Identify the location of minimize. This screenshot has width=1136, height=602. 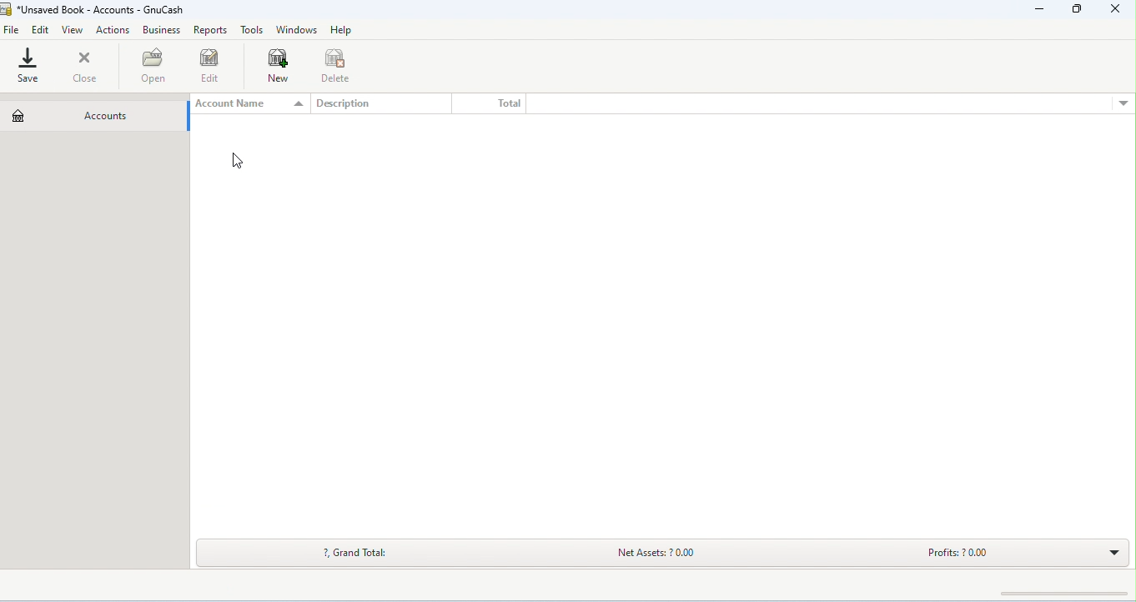
(1040, 9).